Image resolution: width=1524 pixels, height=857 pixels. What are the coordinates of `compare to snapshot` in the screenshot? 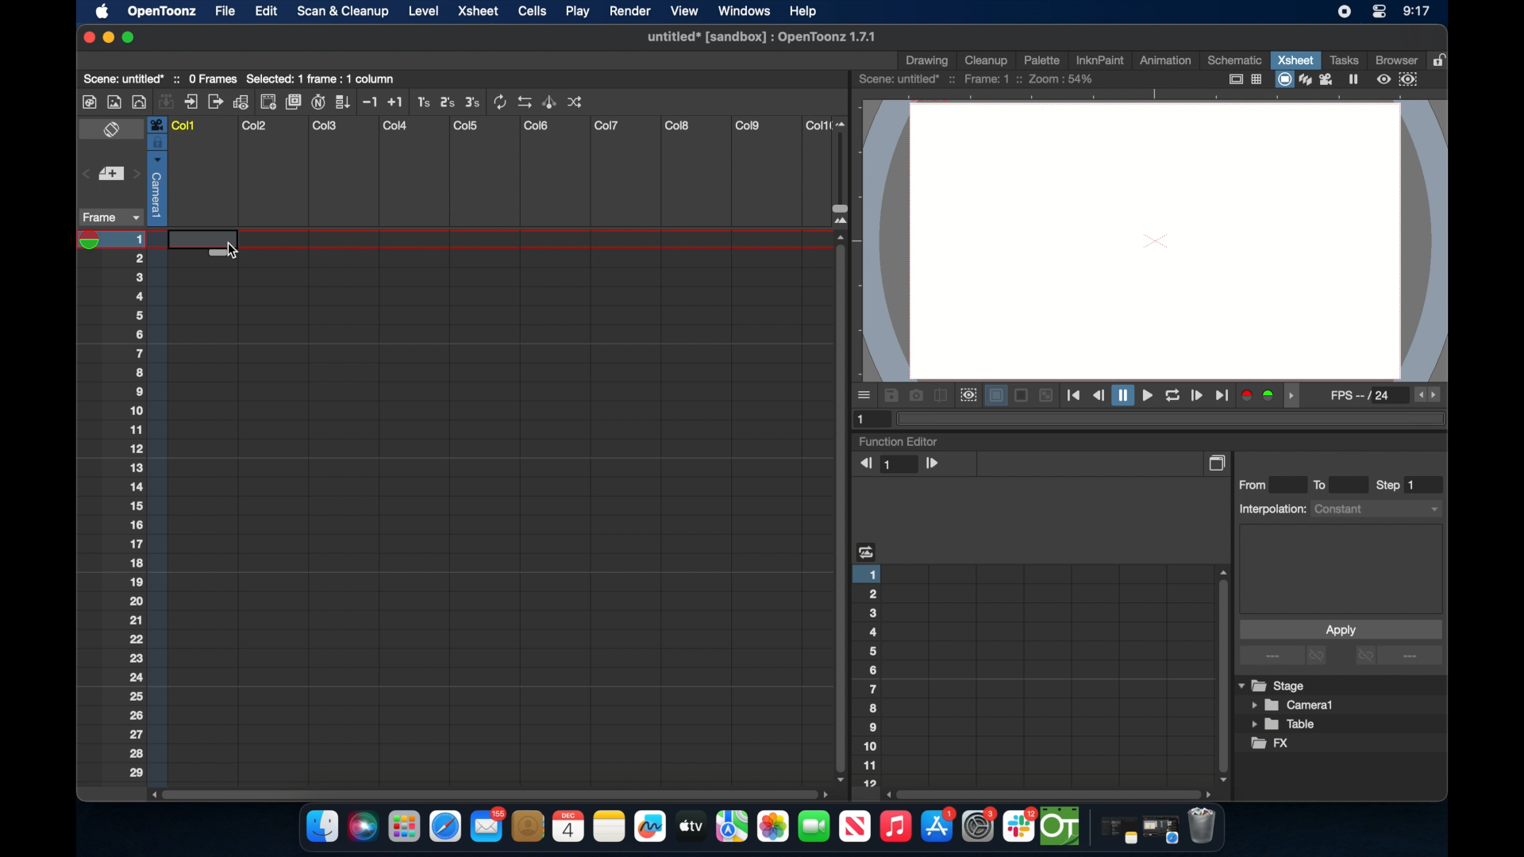 It's located at (941, 396).